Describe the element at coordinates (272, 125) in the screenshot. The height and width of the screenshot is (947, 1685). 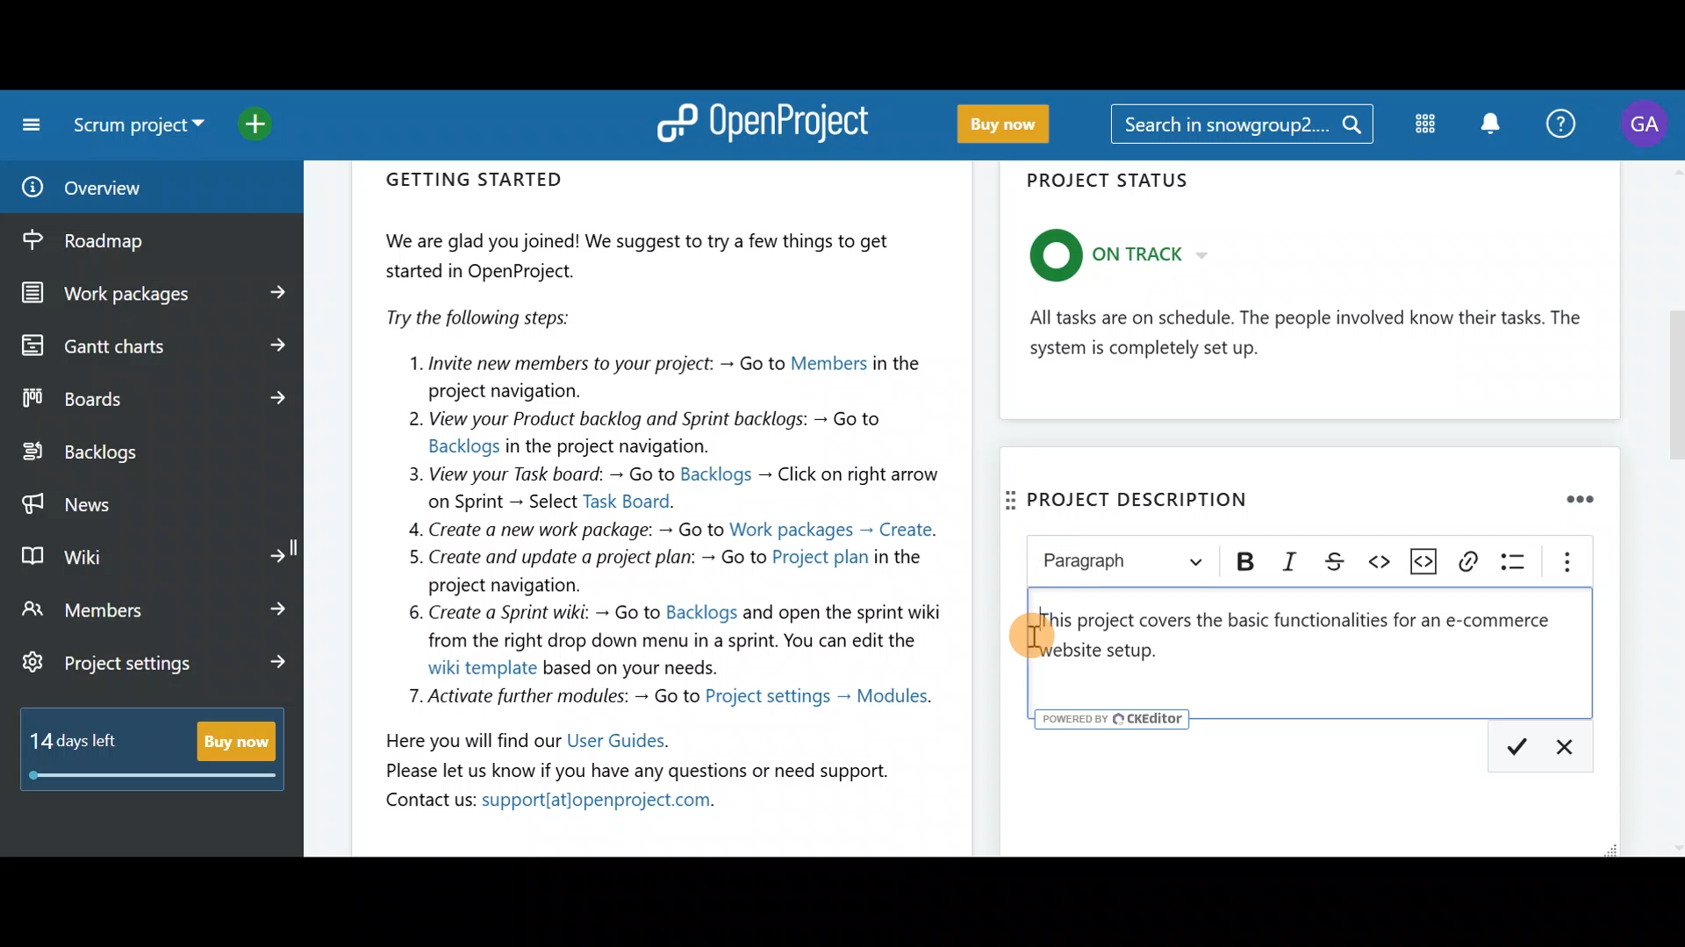
I see `Open quick add menu` at that location.